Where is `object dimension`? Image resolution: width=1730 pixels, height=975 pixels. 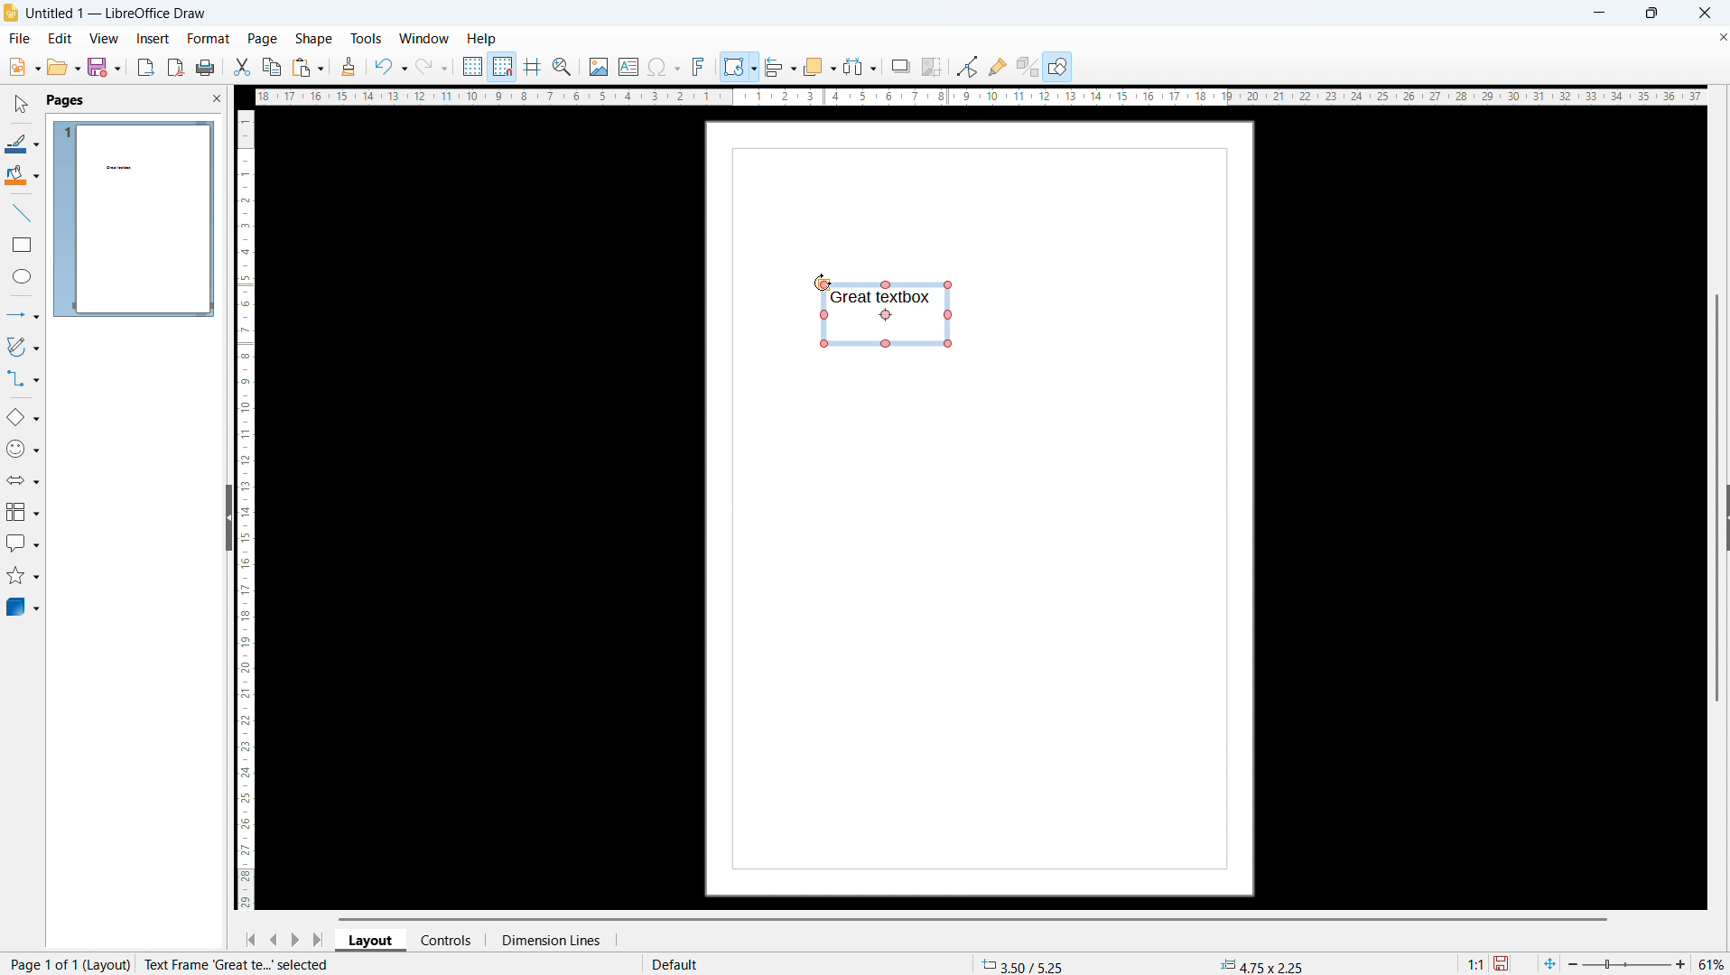
object dimension is located at coordinates (1263, 964).